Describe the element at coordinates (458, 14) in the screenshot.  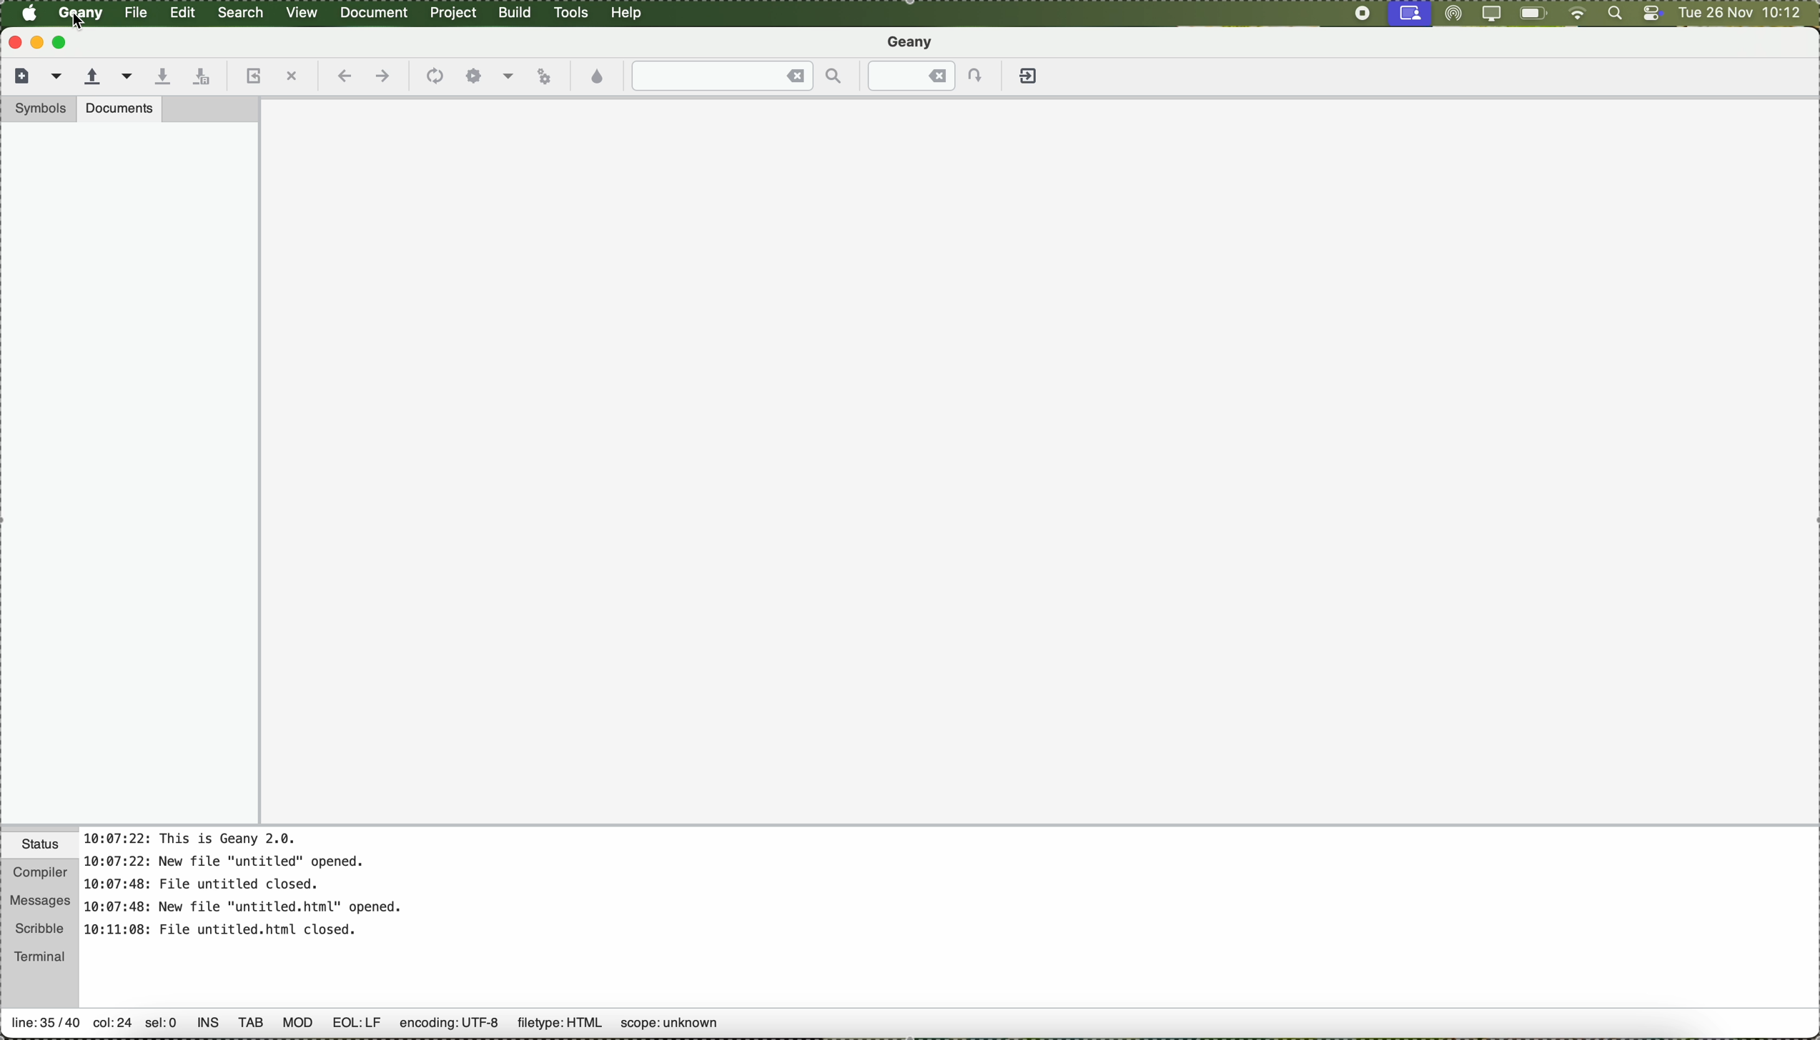
I see `project` at that location.